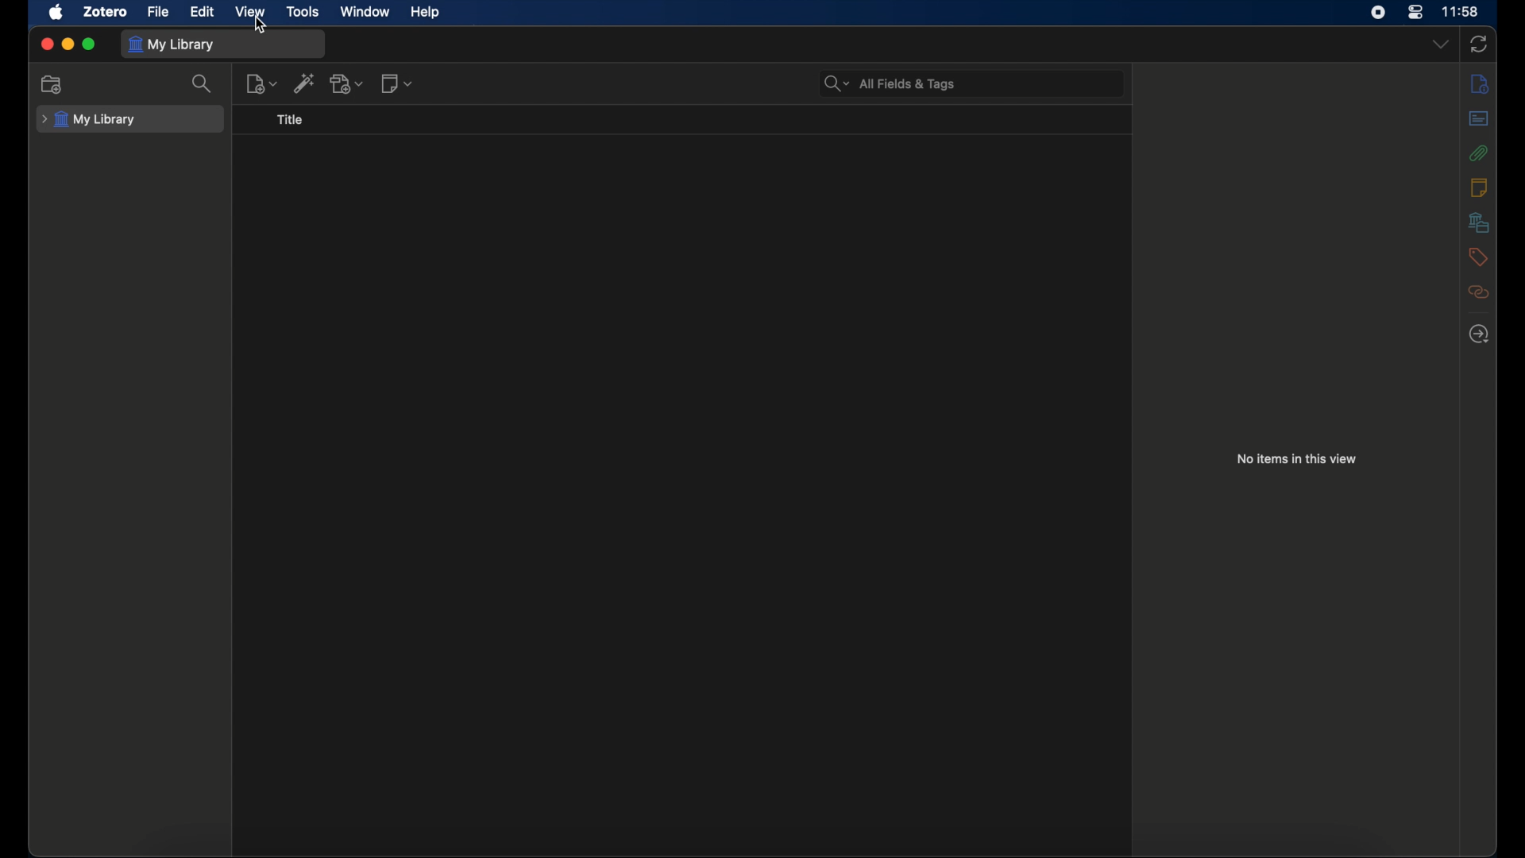 The width and height of the screenshot is (1525, 858). Describe the element at coordinates (1479, 292) in the screenshot. I see `related` at that location.